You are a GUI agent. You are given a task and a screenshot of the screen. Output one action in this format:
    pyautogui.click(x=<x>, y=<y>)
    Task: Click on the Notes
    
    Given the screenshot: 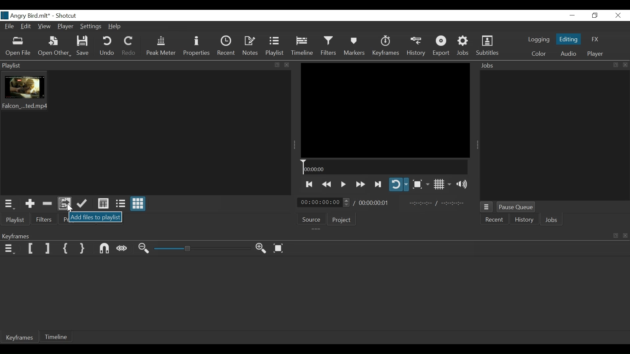 What is the action you would take?
    pyautogui.click(x=251, y=47)
    